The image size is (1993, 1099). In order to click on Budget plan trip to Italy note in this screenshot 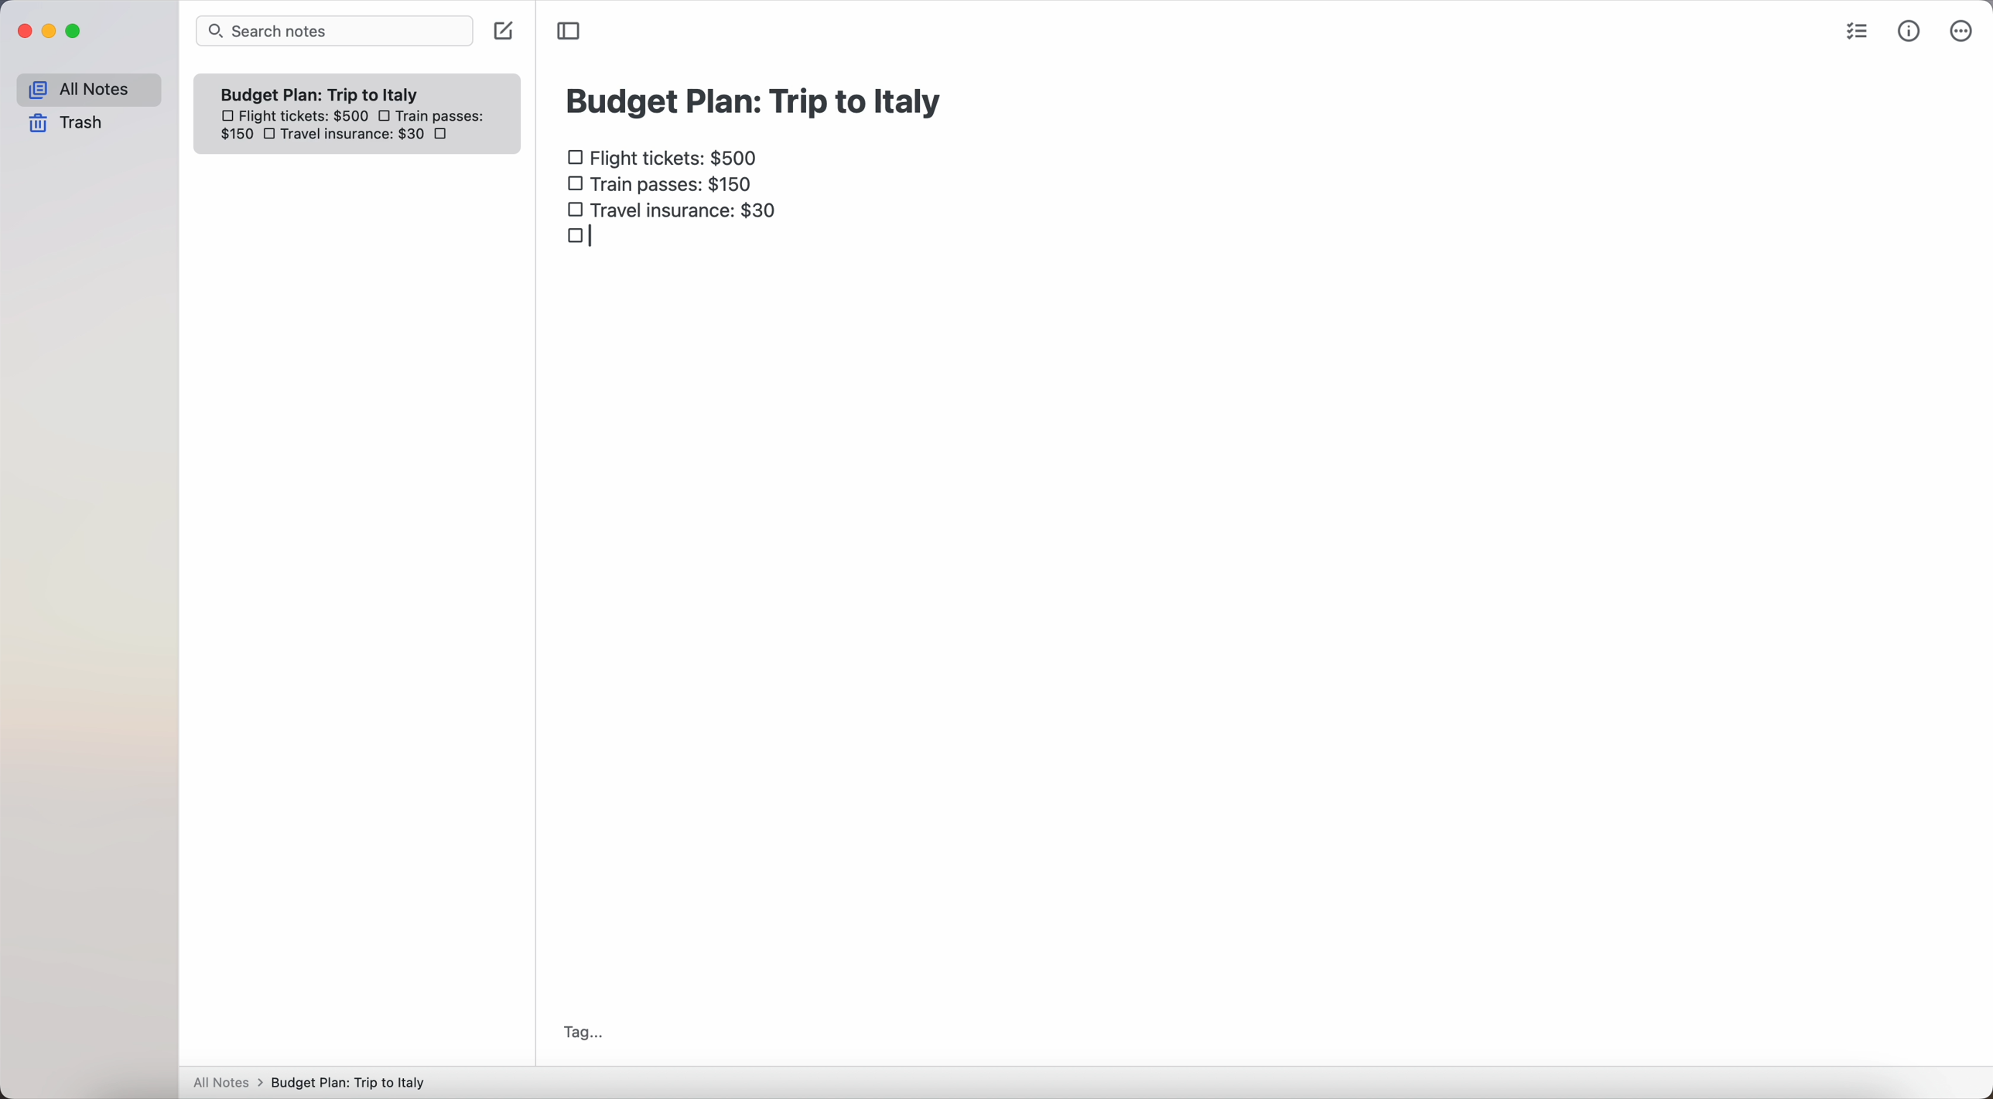, I will do `click(322, 94)`.